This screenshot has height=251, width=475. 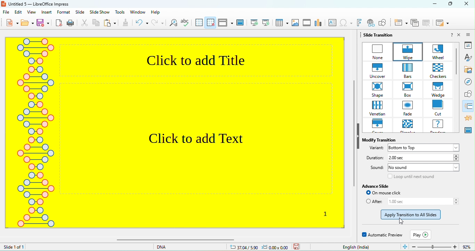 I want to click on find and replace, so click(x=173, y=24).